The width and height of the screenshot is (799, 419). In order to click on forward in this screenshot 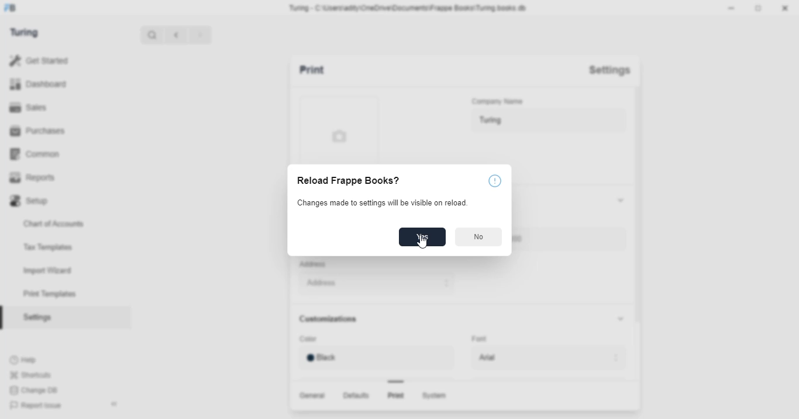, I will do `click(199, 36)`.